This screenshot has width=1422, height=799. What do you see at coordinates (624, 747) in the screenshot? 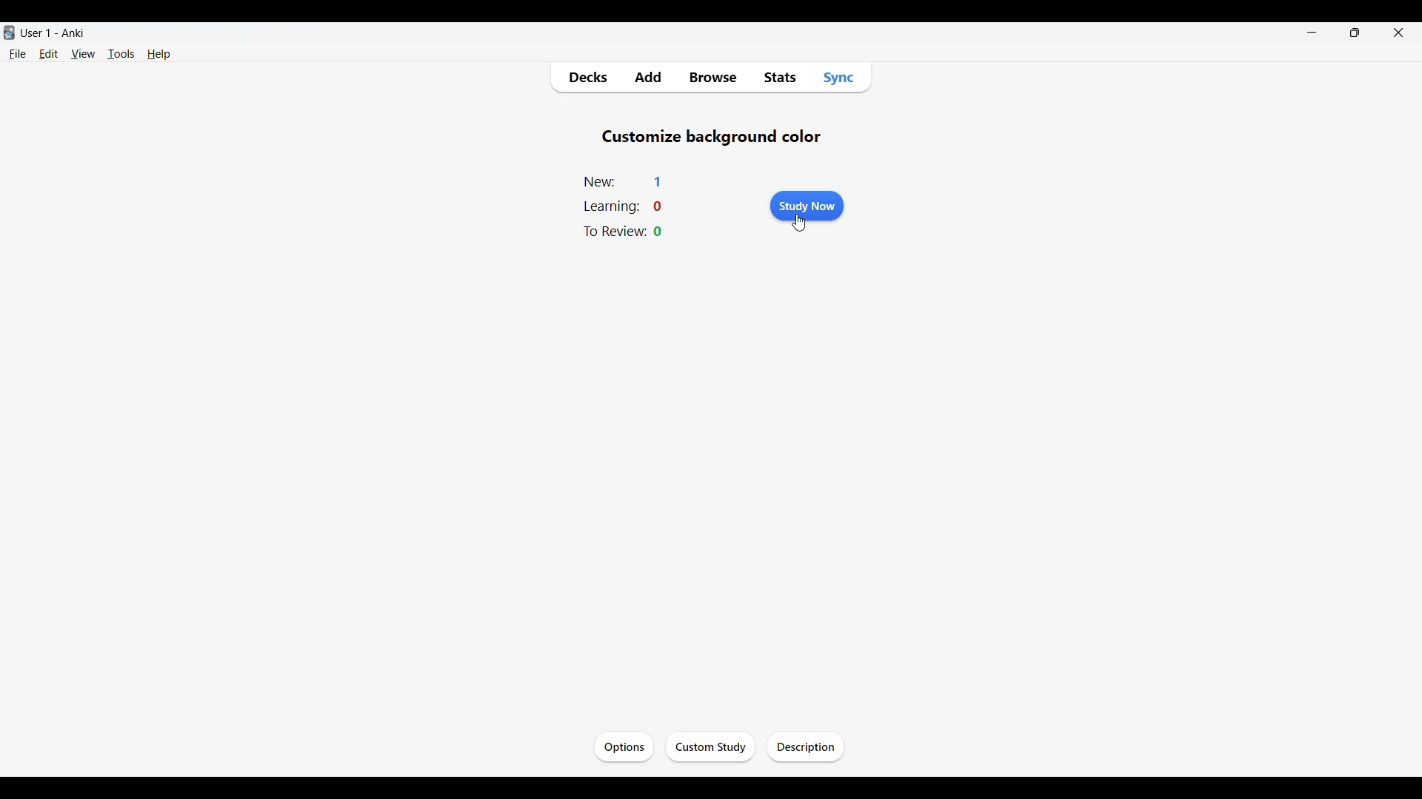
I see `Options` at bounding box center [624, 747].